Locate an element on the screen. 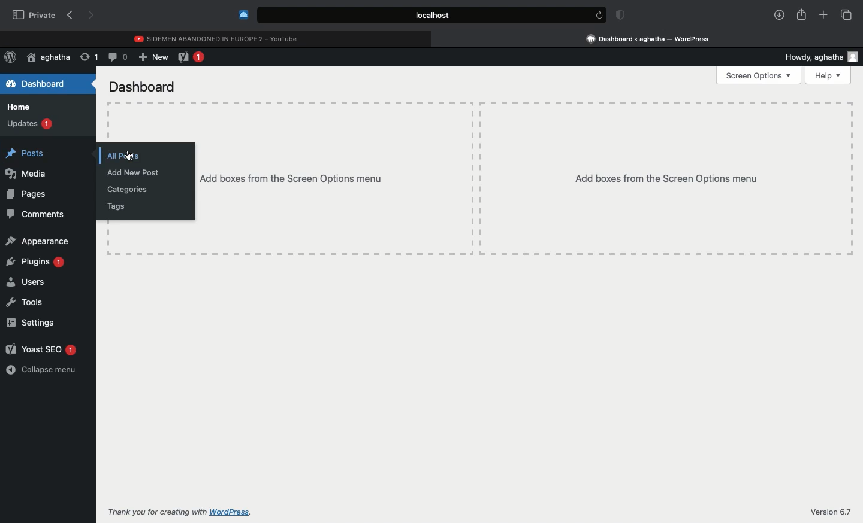  Tools is located at coordinates (24, 303).